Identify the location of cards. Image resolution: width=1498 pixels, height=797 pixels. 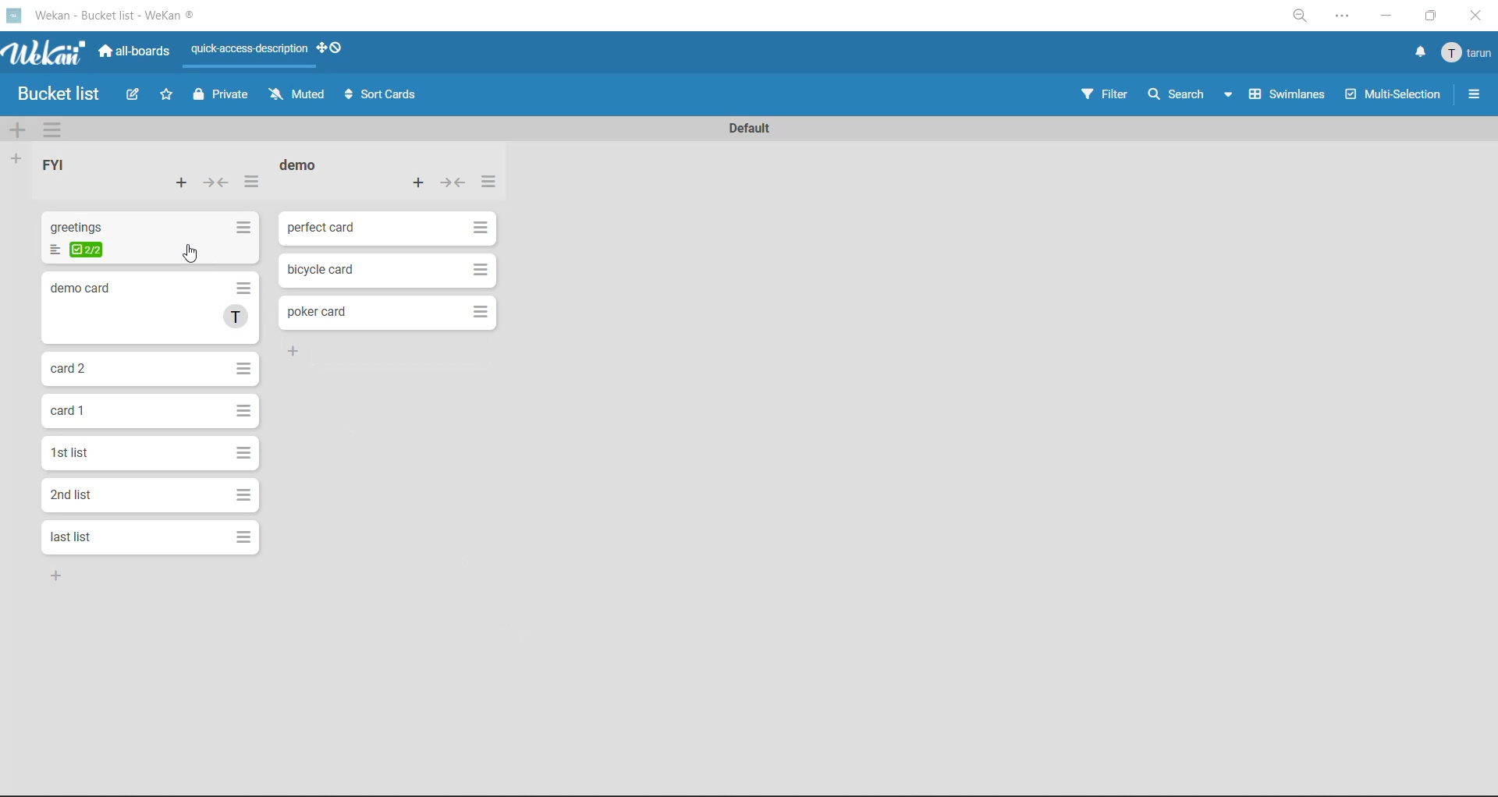
(148, 413).